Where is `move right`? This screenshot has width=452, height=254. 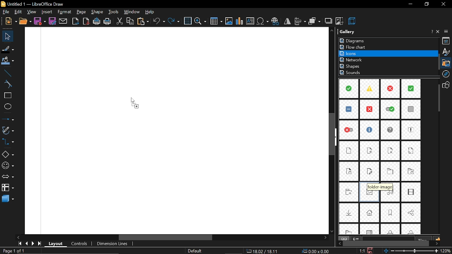 move right is located at coordinates (437, 243).